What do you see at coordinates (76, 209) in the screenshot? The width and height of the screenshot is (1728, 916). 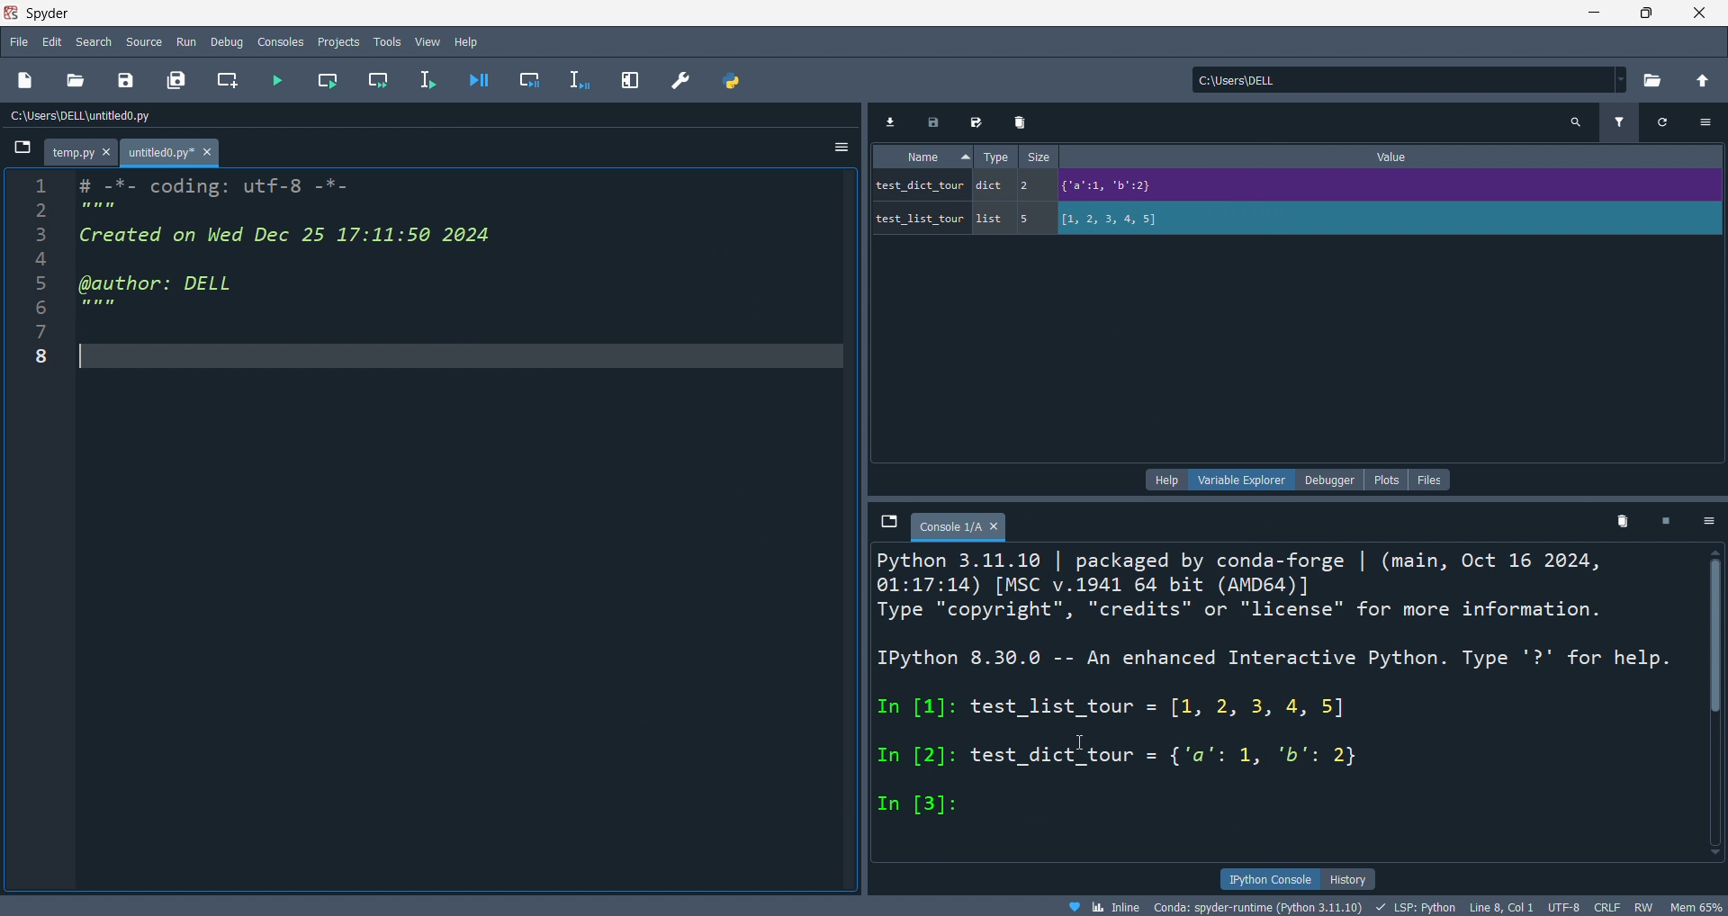 I see `2 ''''''` at bounding box center [76, 209].